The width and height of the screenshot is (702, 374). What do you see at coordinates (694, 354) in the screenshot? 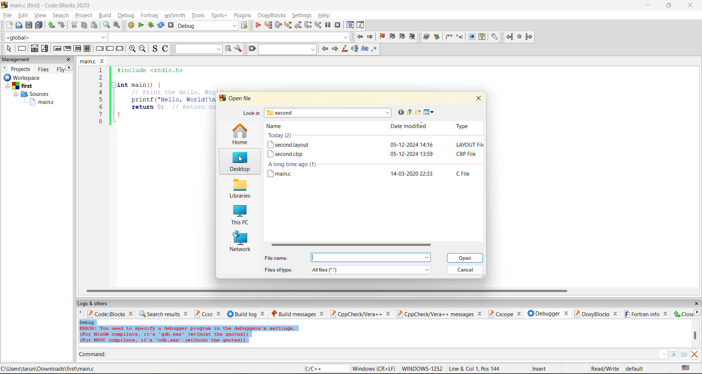
I see `clear output window` at bounding box center [694, 354].